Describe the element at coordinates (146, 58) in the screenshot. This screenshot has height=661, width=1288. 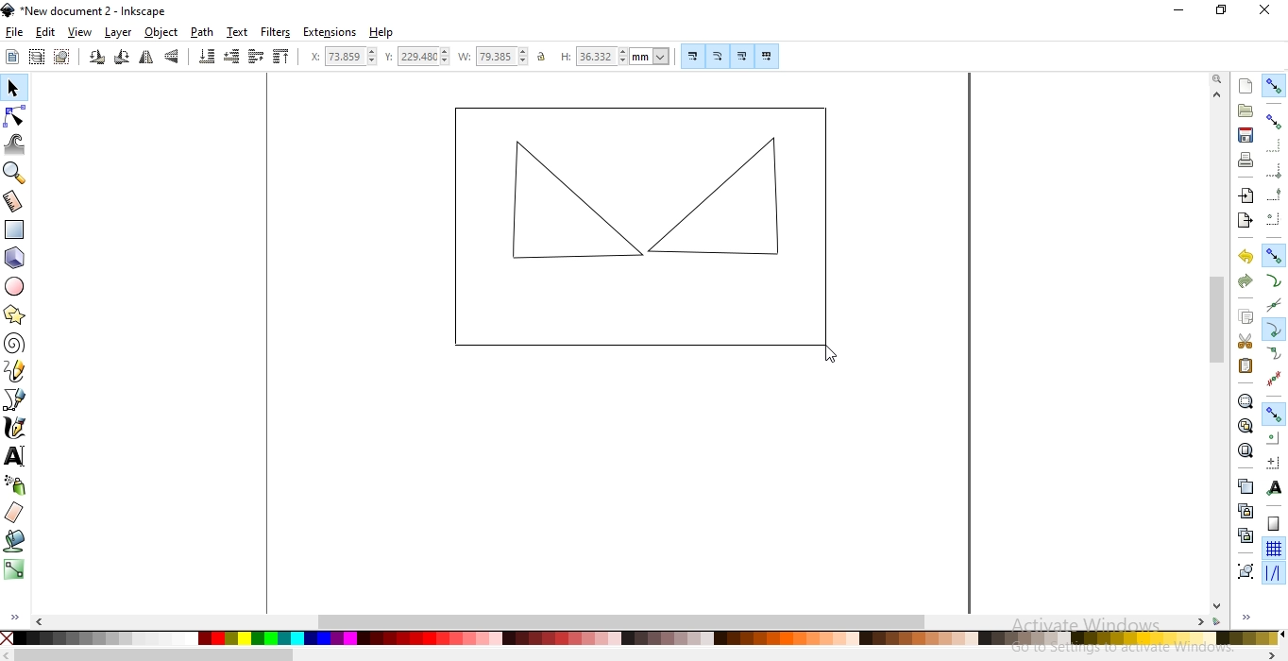
I see `flip horizontally` at that location.